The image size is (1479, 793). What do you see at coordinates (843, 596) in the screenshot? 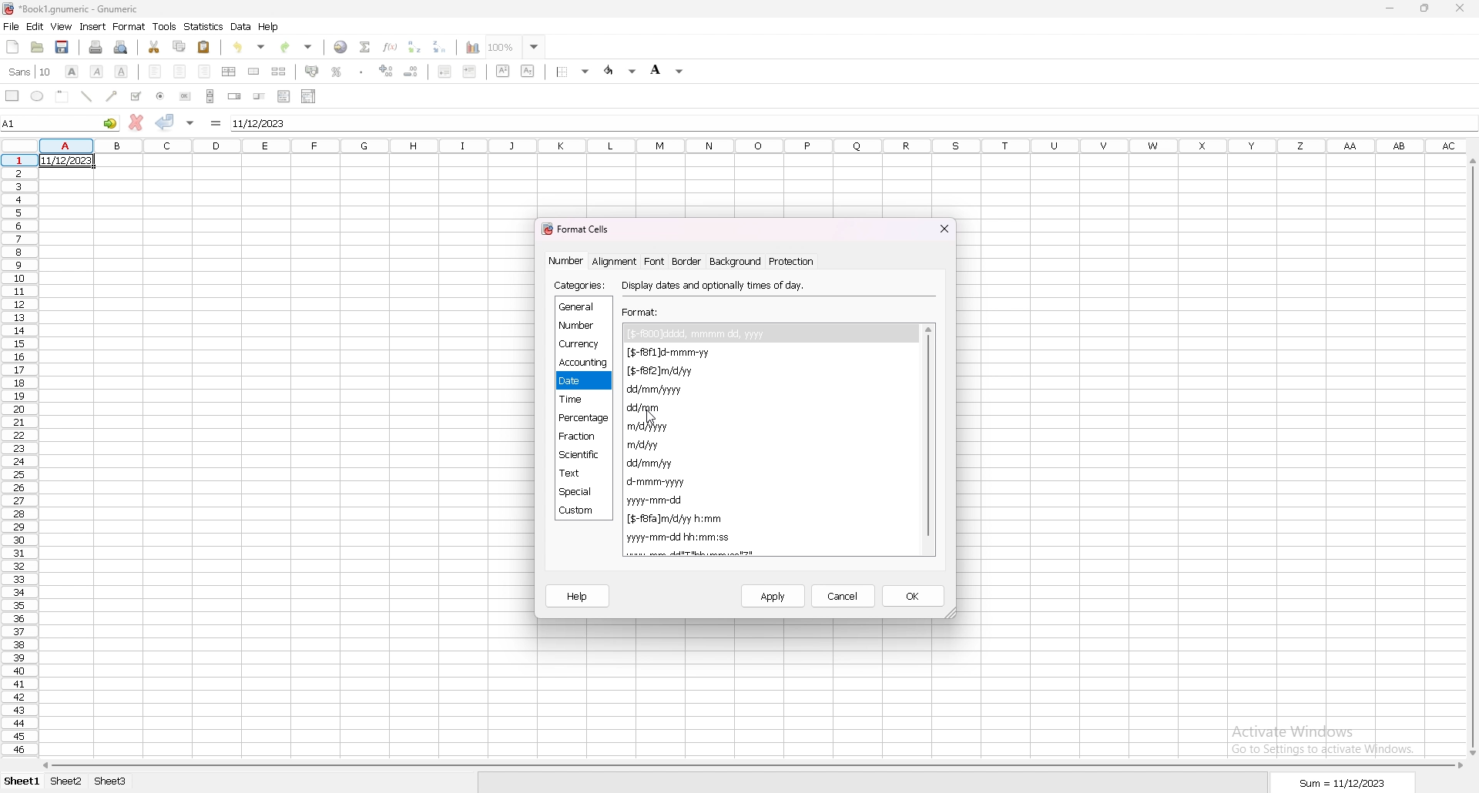
I see `cancel` at bounding box center [843, 596].